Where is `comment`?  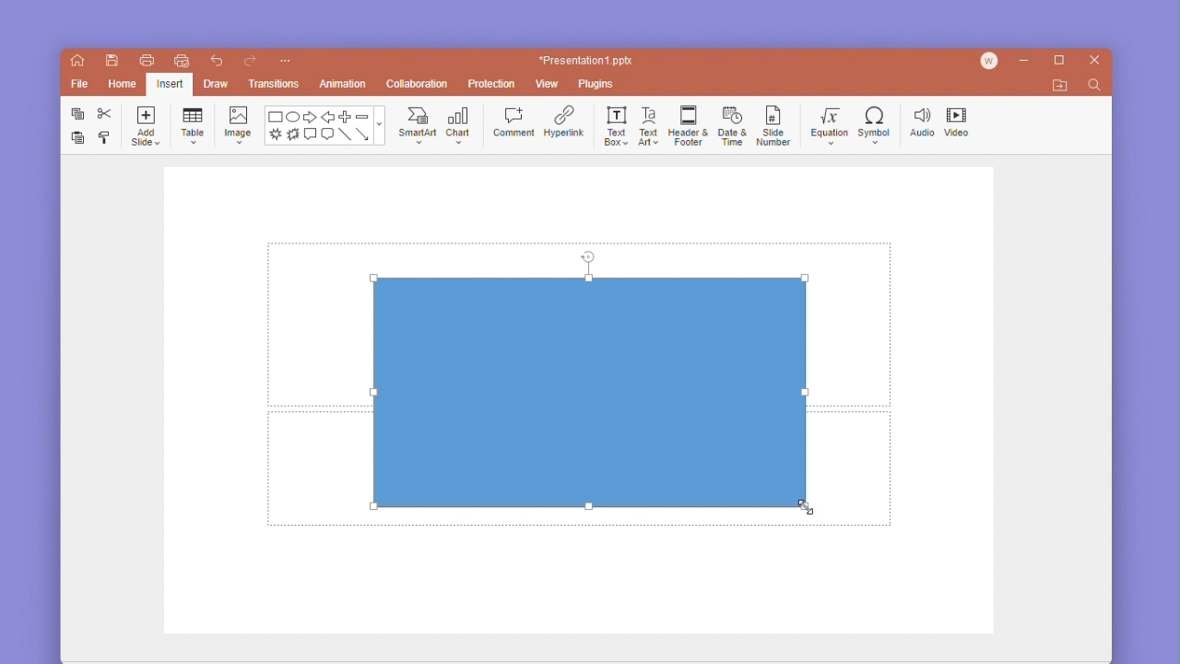 comment is located at coordinates (513, 122).